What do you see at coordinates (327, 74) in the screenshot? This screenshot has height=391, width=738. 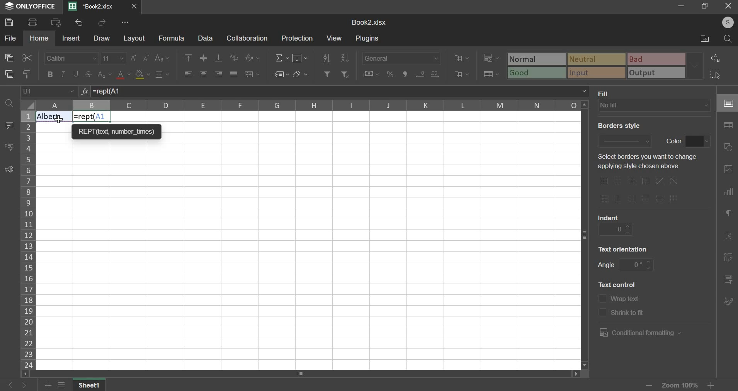 I see `add filter` at bounding box center [327, 74].